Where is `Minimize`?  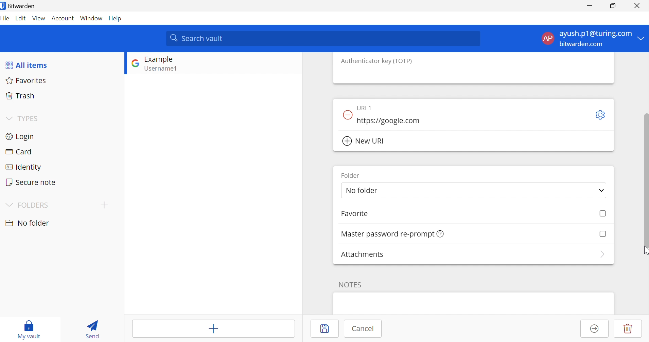
Minimize is located at coordinates (588, 6).